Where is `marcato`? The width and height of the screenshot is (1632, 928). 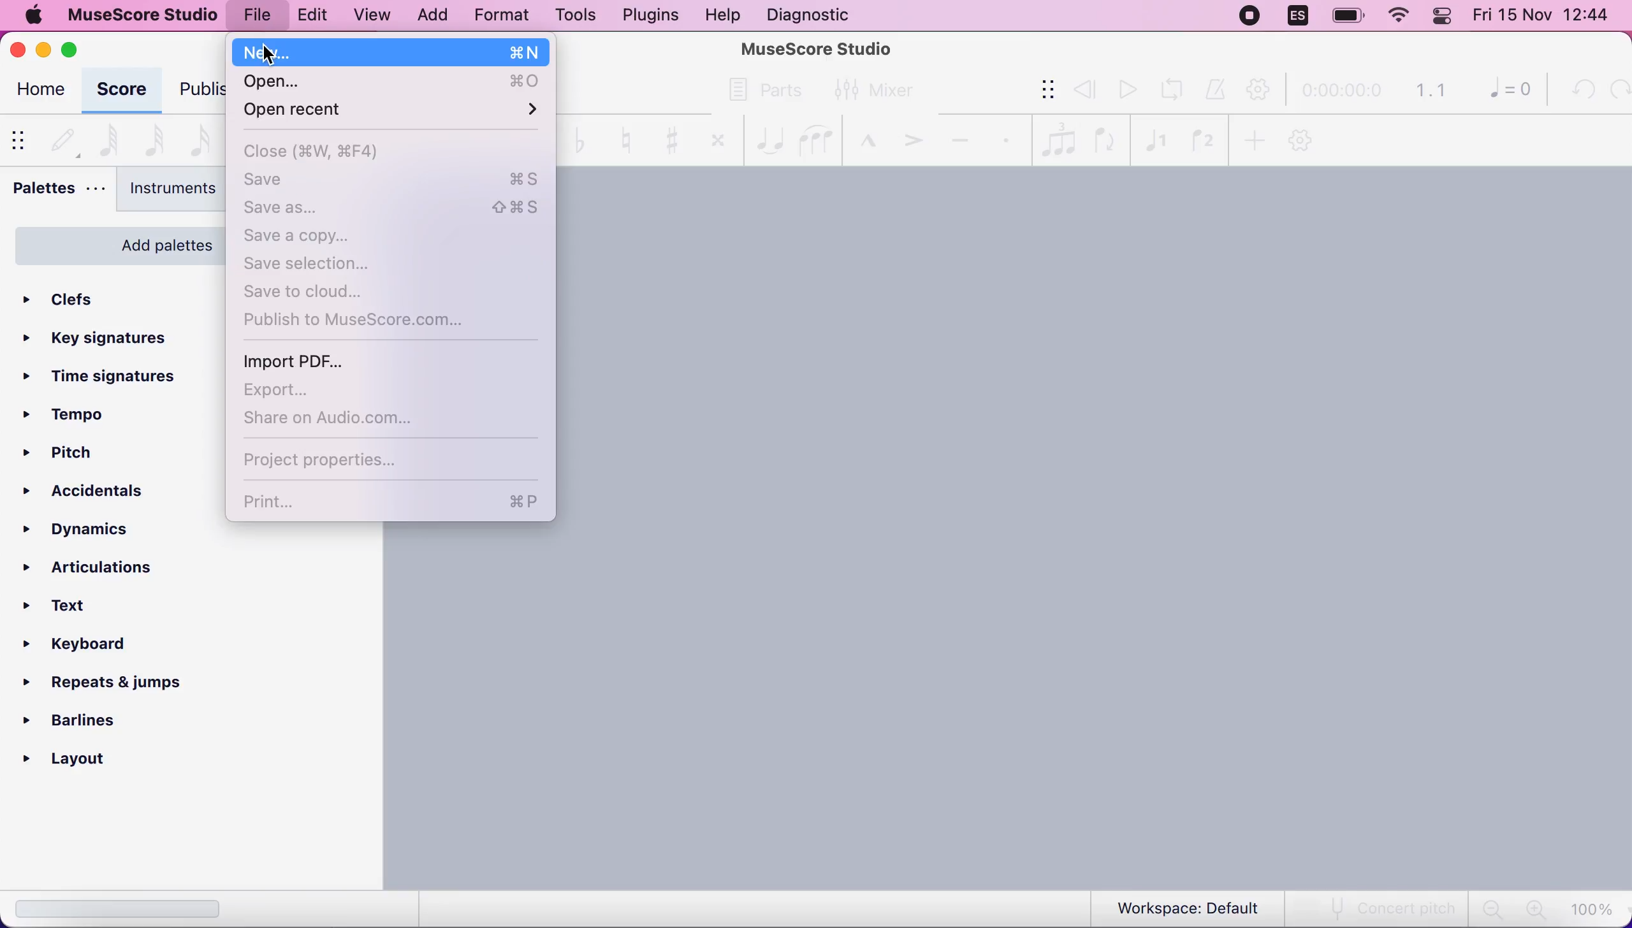 marcato is located at coordinates (865, 135).